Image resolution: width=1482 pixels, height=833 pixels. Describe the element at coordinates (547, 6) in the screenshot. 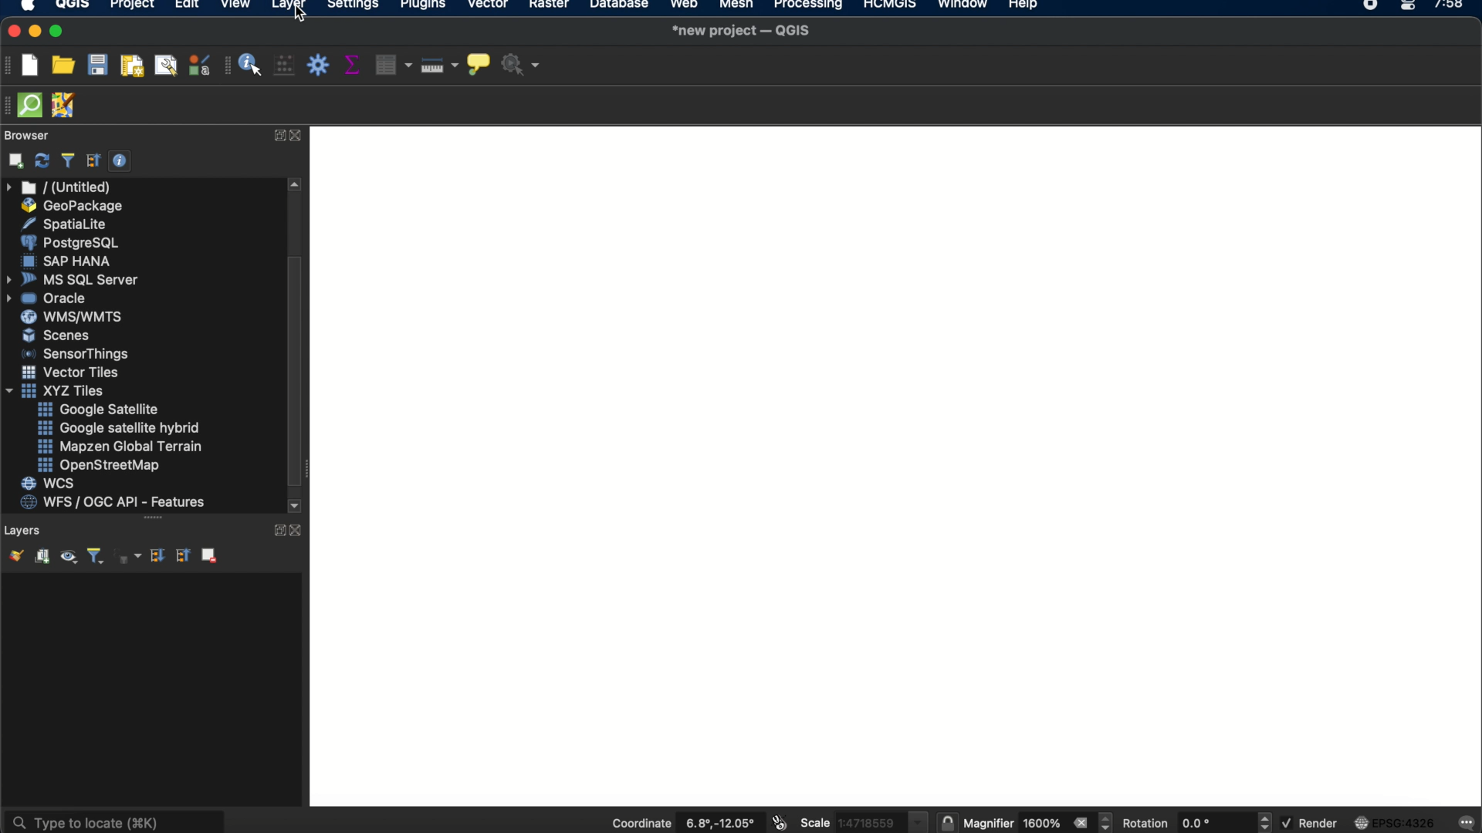

I see `raster` at that location.